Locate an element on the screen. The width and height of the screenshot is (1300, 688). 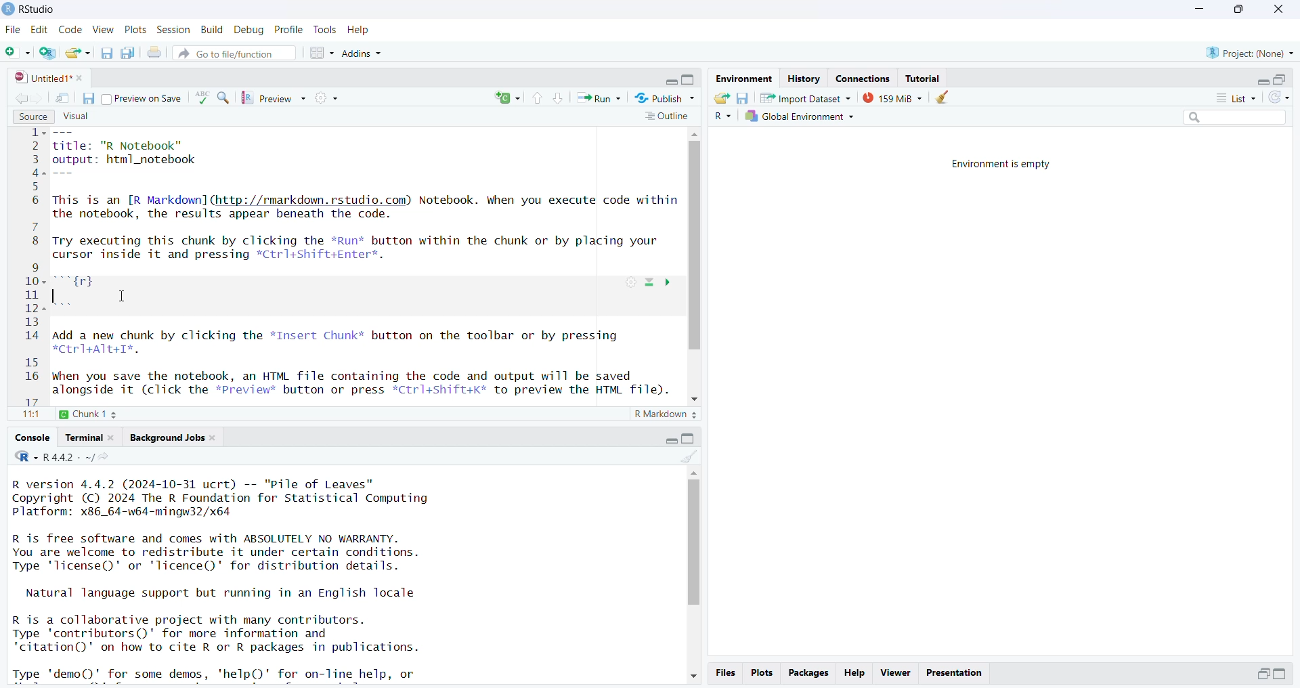
console is located at coordinates (34, 437).